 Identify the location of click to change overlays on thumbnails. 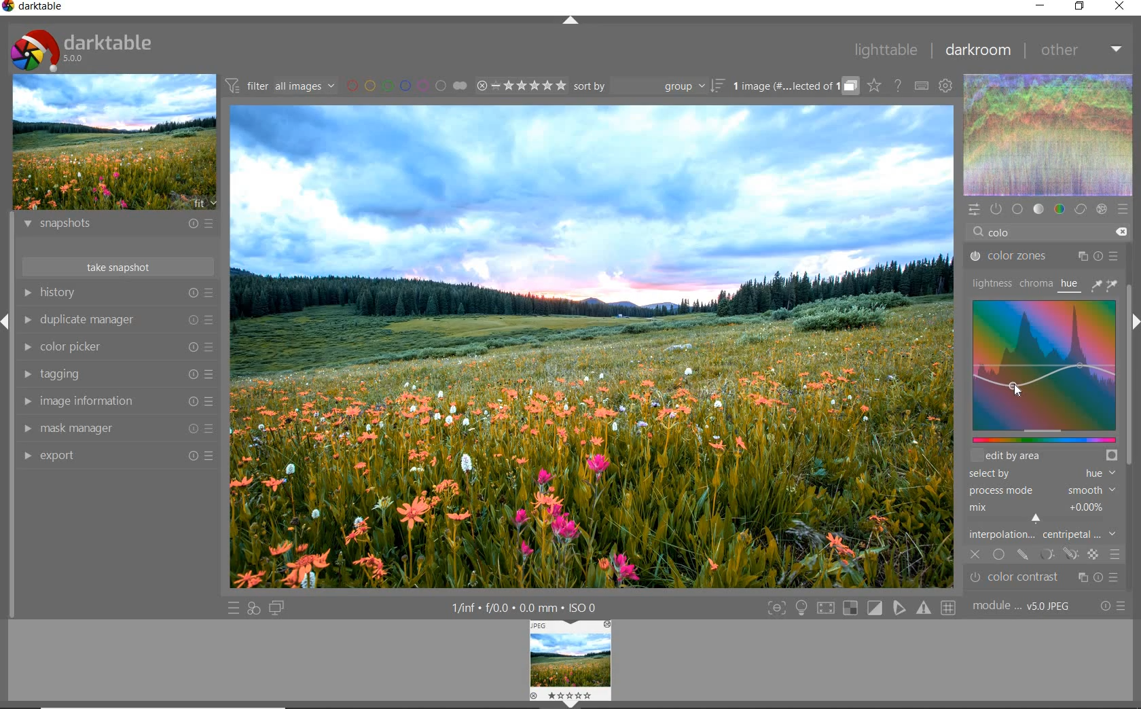
(873, 85).